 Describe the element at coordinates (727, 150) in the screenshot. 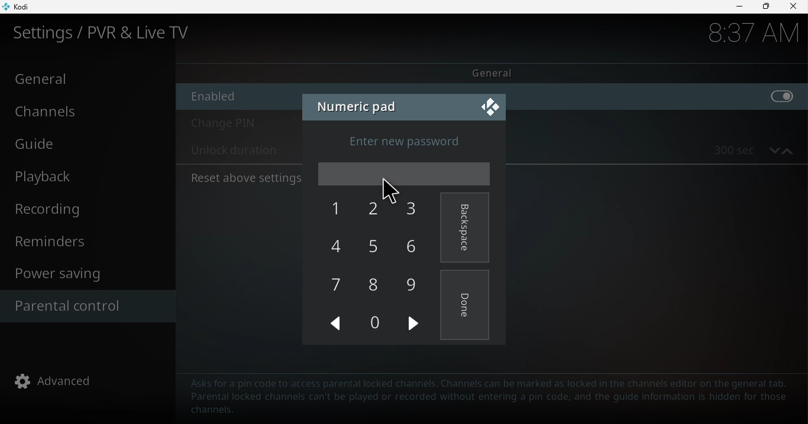

I see `300 sec` at that location.